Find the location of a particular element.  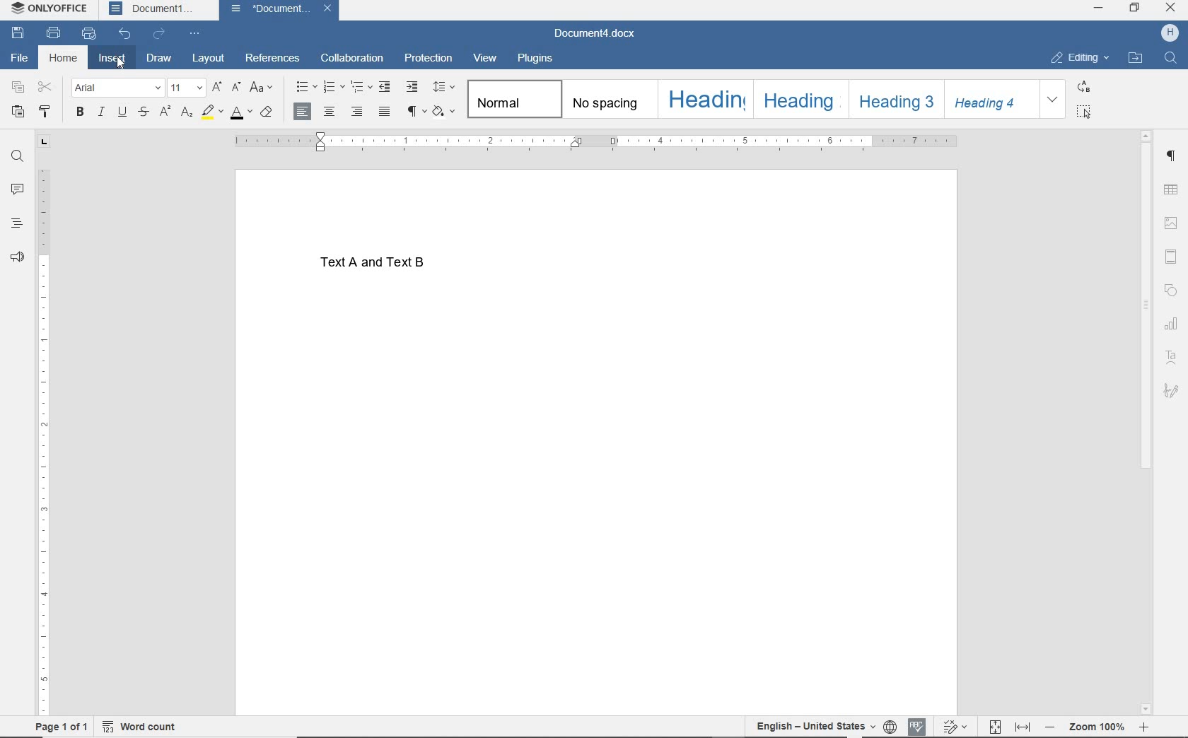

DRAW is located at coordinates (160, 57).